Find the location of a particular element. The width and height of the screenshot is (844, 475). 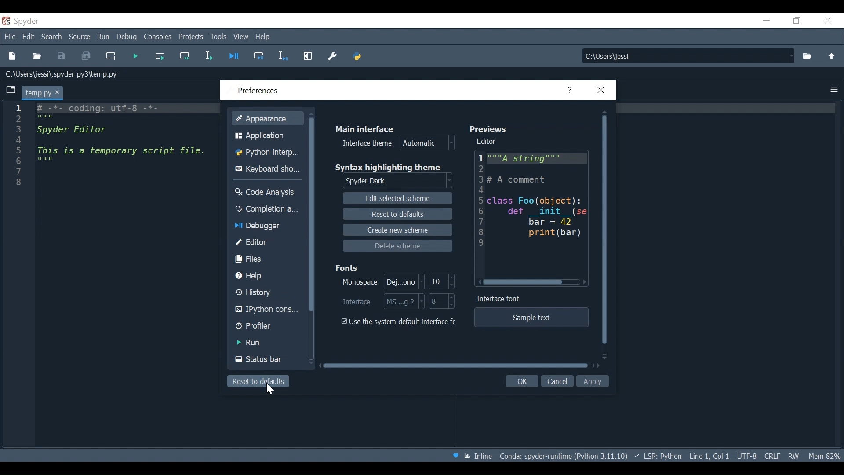

Cursor Position is located at coordinates (709, 456).